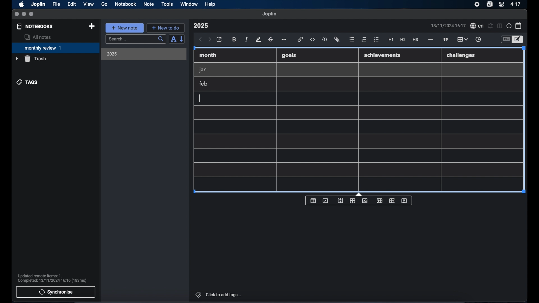 This screenshot has width=539, height=303. Describe the element at coordinates (500, 26) in the screenshot. I see `toggle editor layout` at that location.